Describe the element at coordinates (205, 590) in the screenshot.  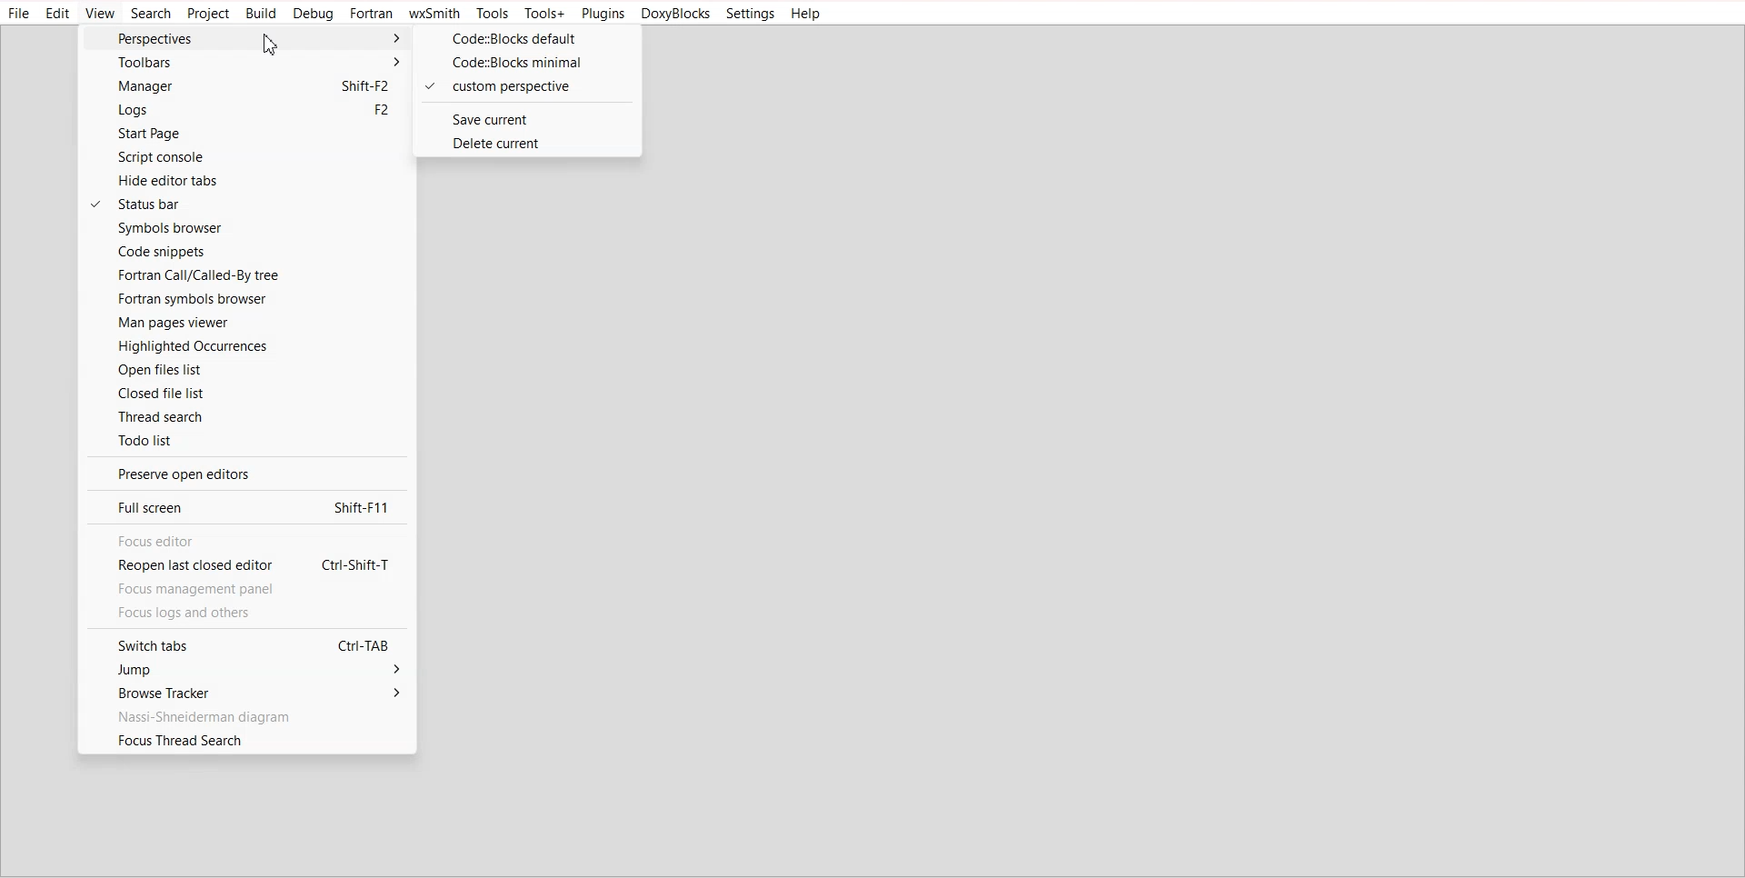
I see `Focus management panel` at that location.